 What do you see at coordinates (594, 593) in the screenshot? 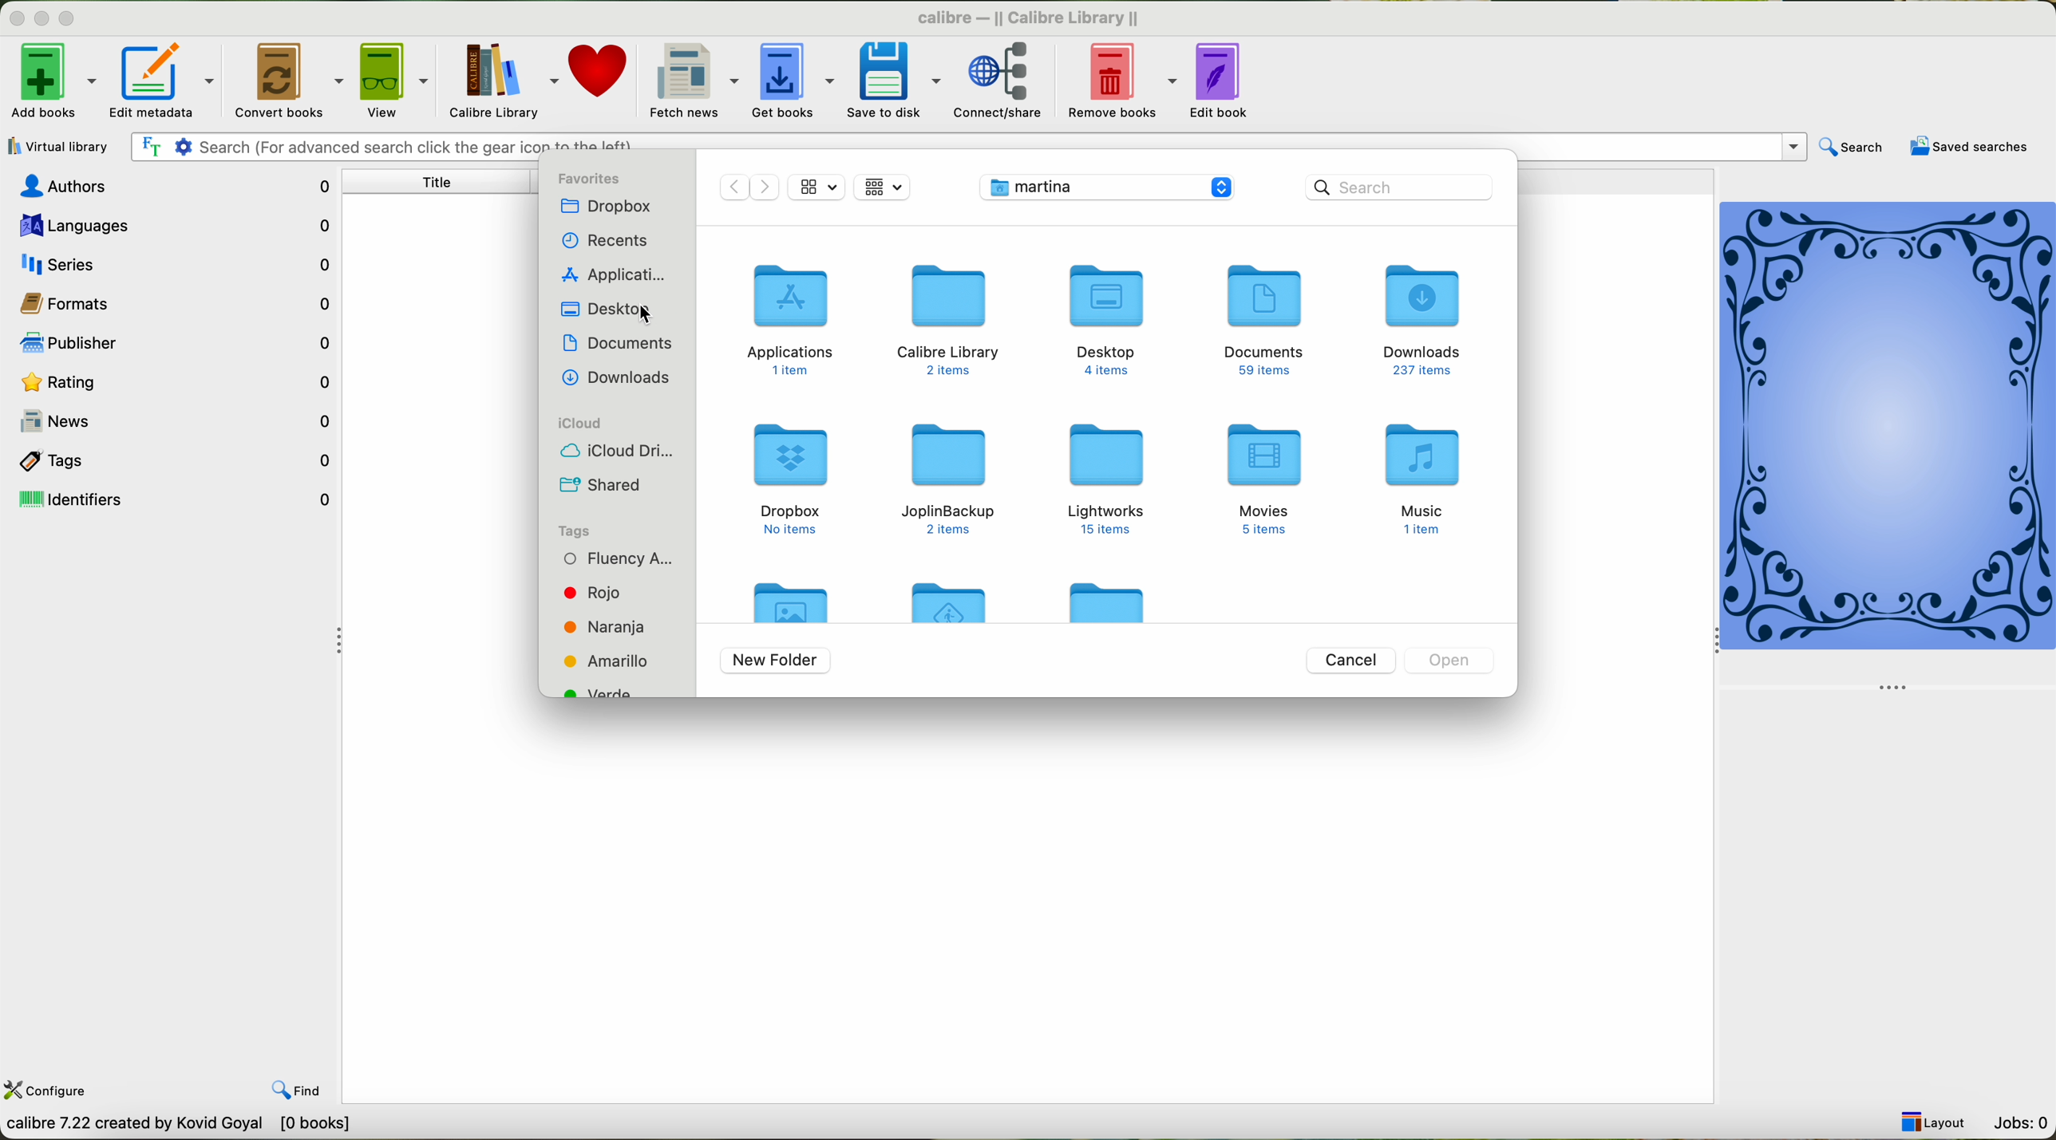
I see `red tag` at bounding box center [594, 593].